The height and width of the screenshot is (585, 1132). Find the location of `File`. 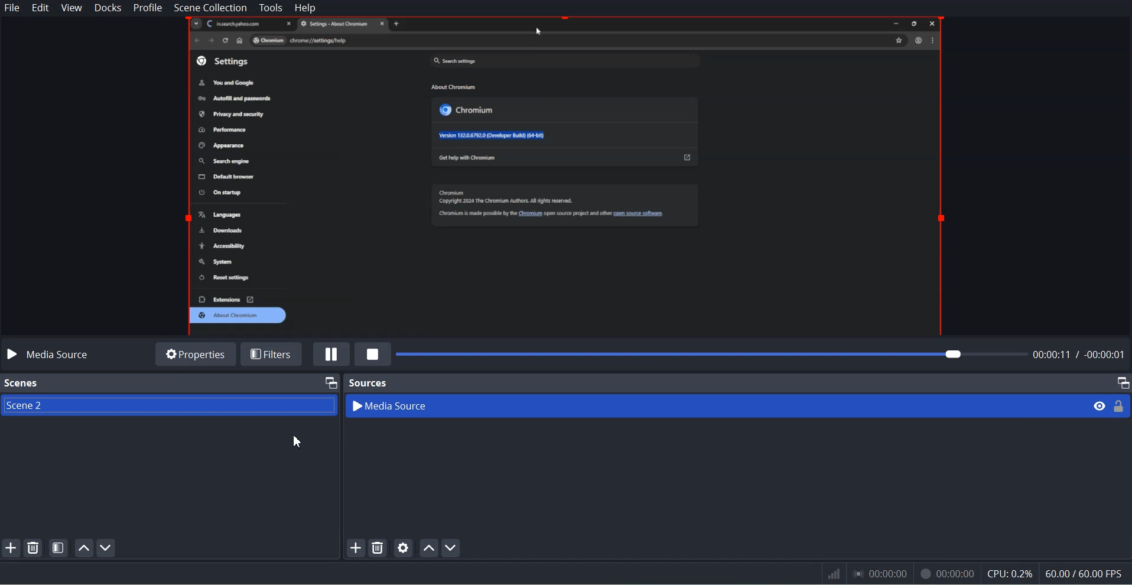

File is located at coordinates (12, 8).